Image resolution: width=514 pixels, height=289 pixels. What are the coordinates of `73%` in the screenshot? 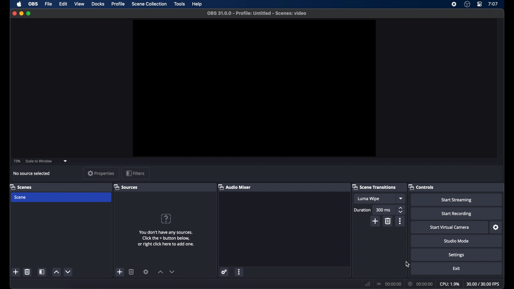 It's located at (16, 161).